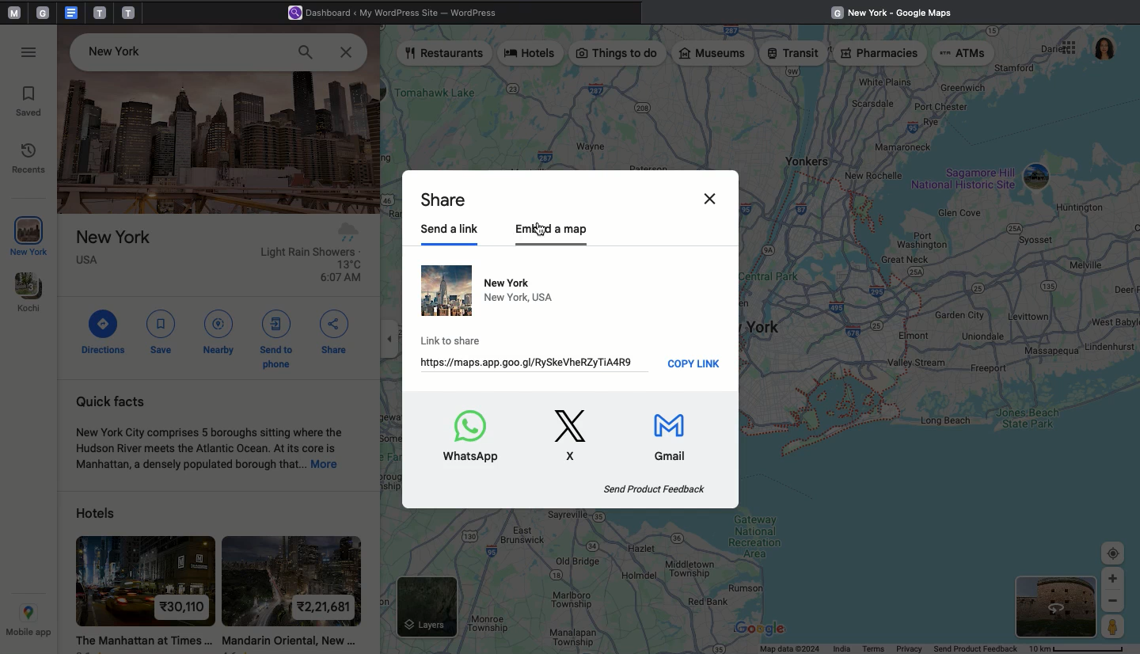 This screenshot has width=1140, height=654. Describe the element at coordinates (1115, 629) in the screenshot. I see `Person` at that location.